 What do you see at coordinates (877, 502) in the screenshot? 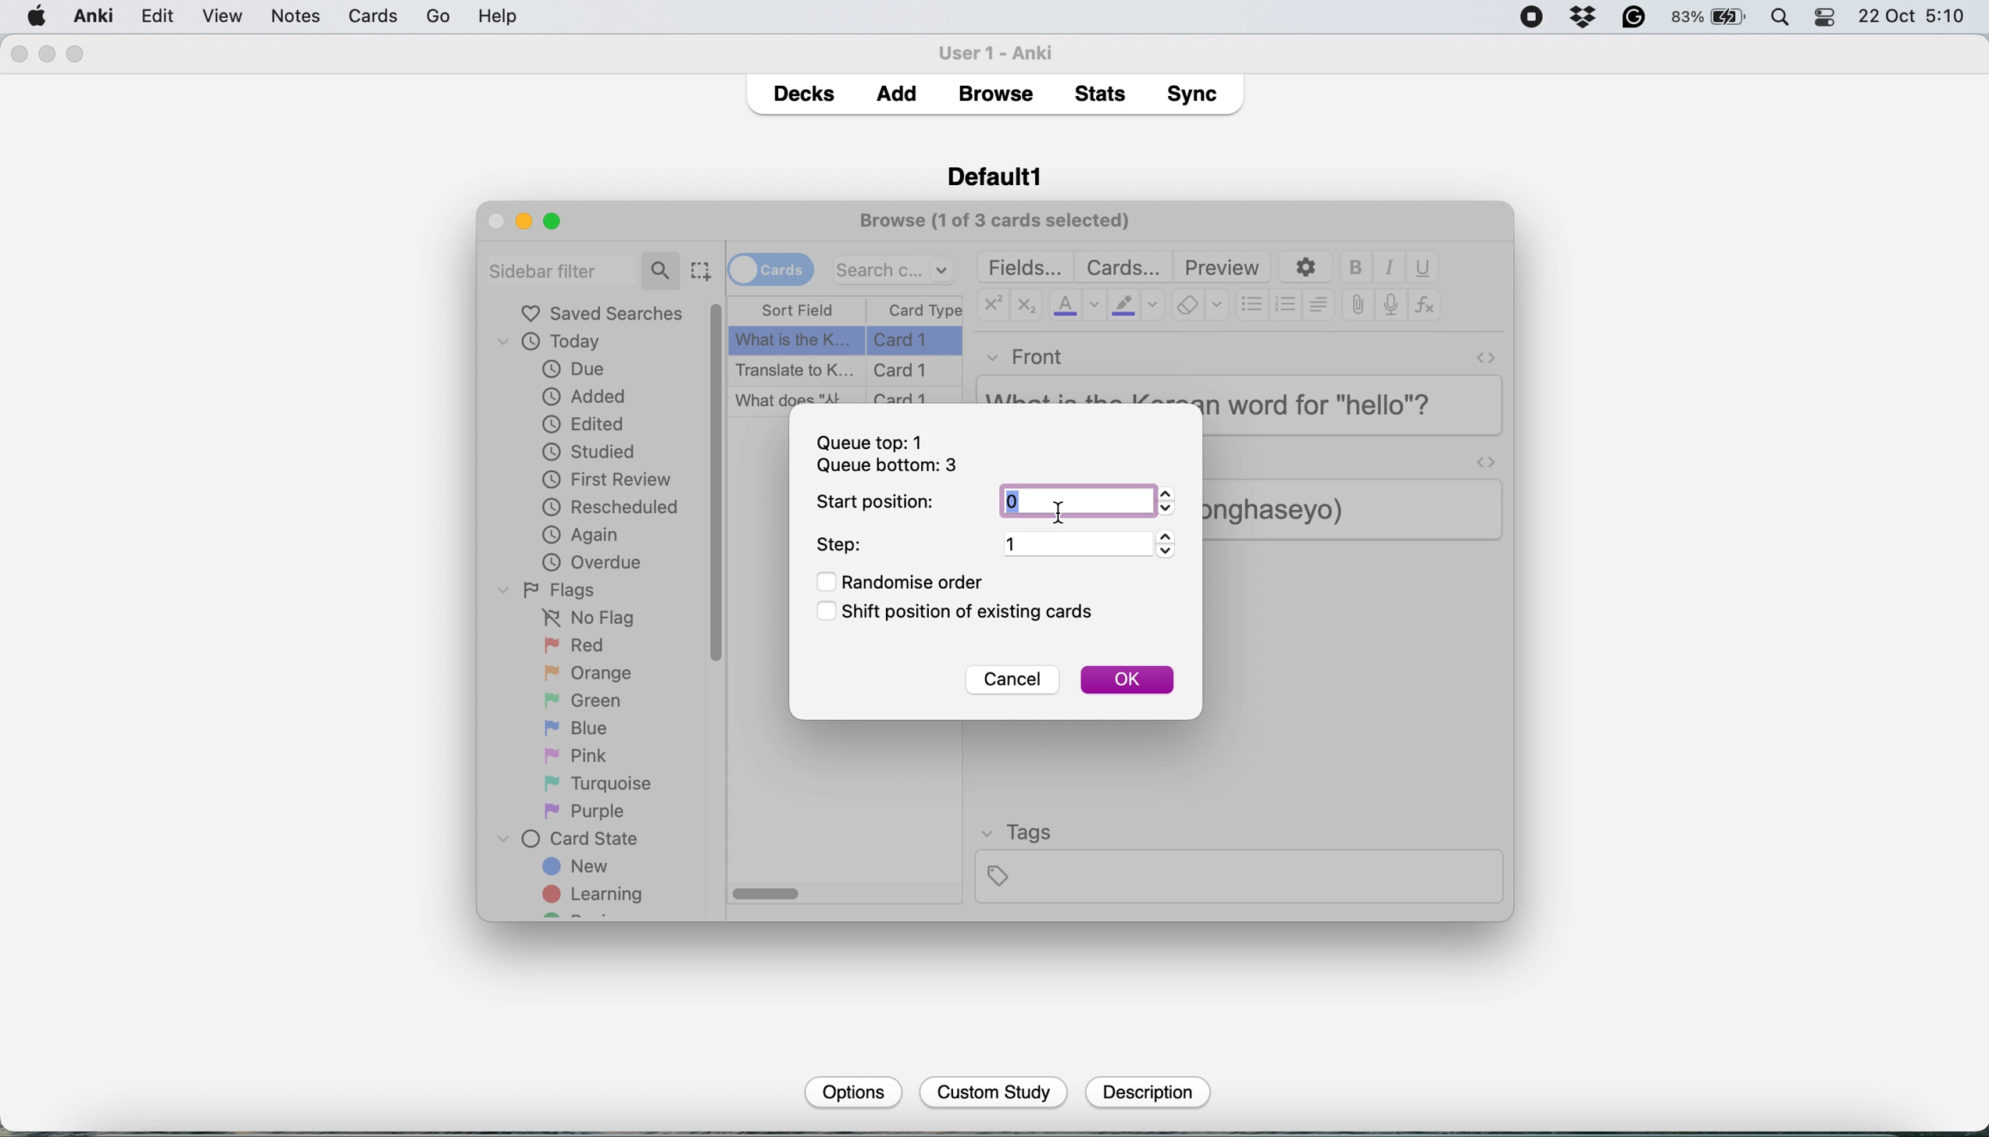
I see `start position:` at bounding box center [877, 502].